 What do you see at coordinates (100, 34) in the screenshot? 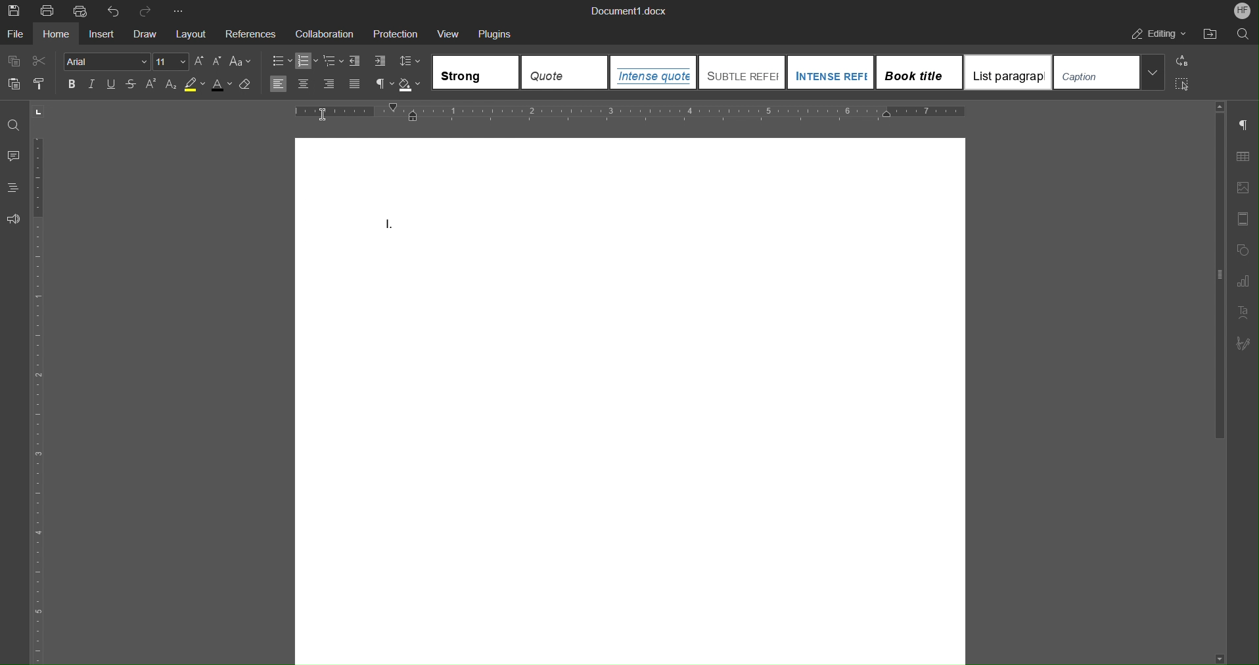
I see `Insert` at bounding box center [100, 34].